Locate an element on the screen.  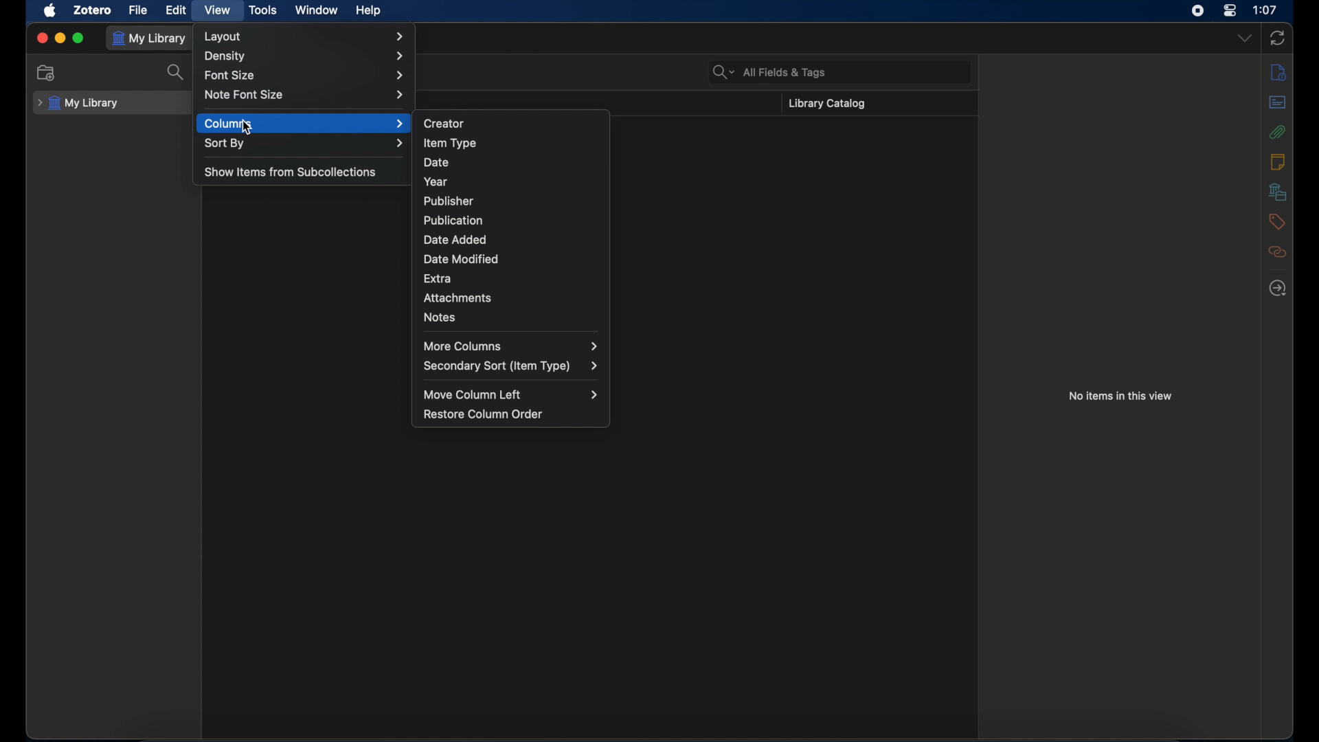
sort by is located at coordinates (304, 143).